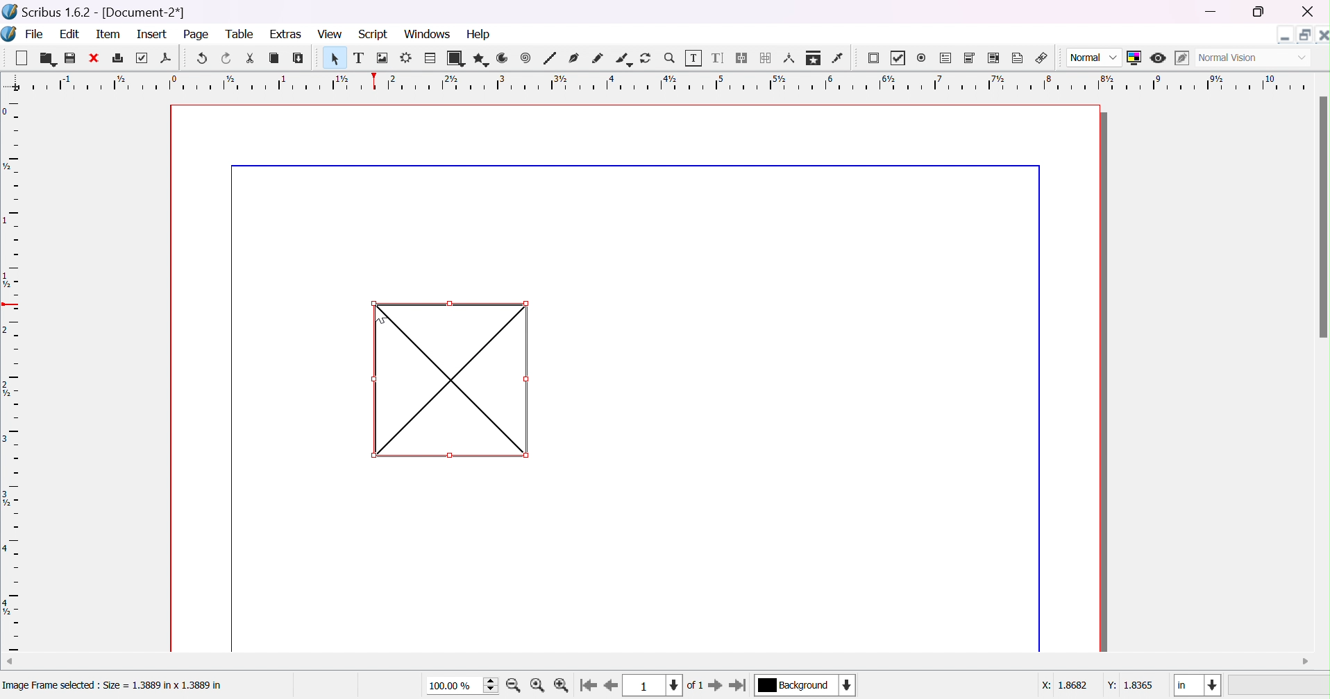  Describe the element at coordinates (563, 686) in the screenshot. I see `zoom out` at that location.